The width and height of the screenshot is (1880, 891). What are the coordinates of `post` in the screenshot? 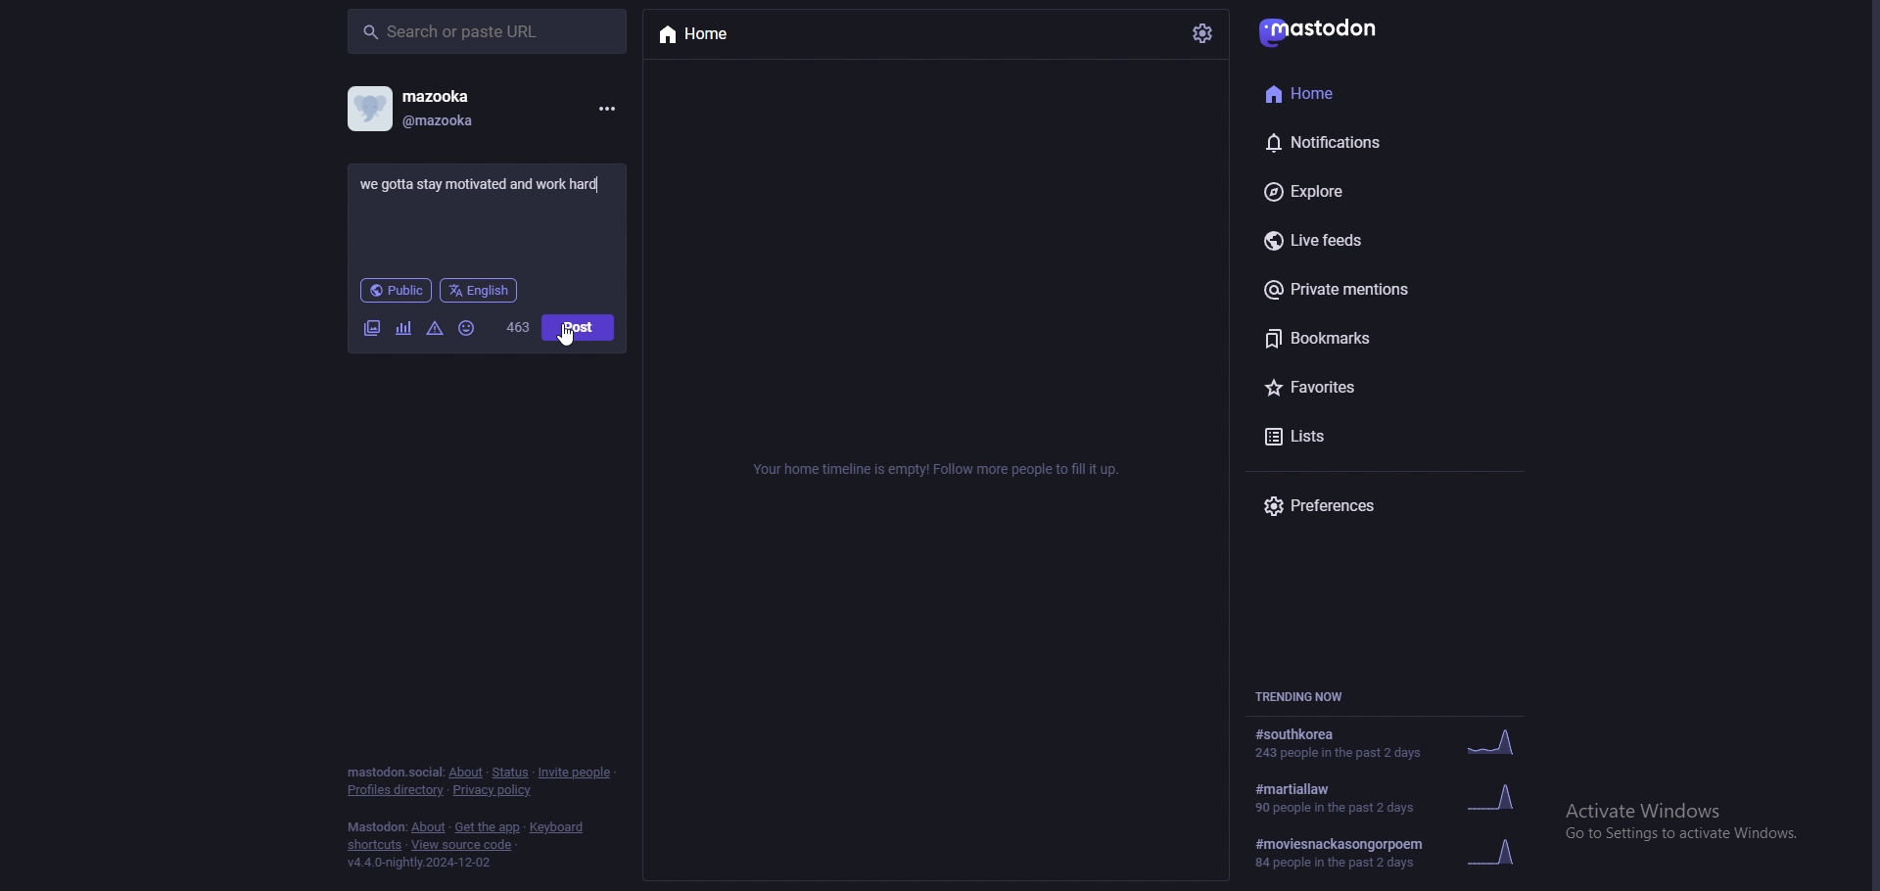 It's located at (580, 327).